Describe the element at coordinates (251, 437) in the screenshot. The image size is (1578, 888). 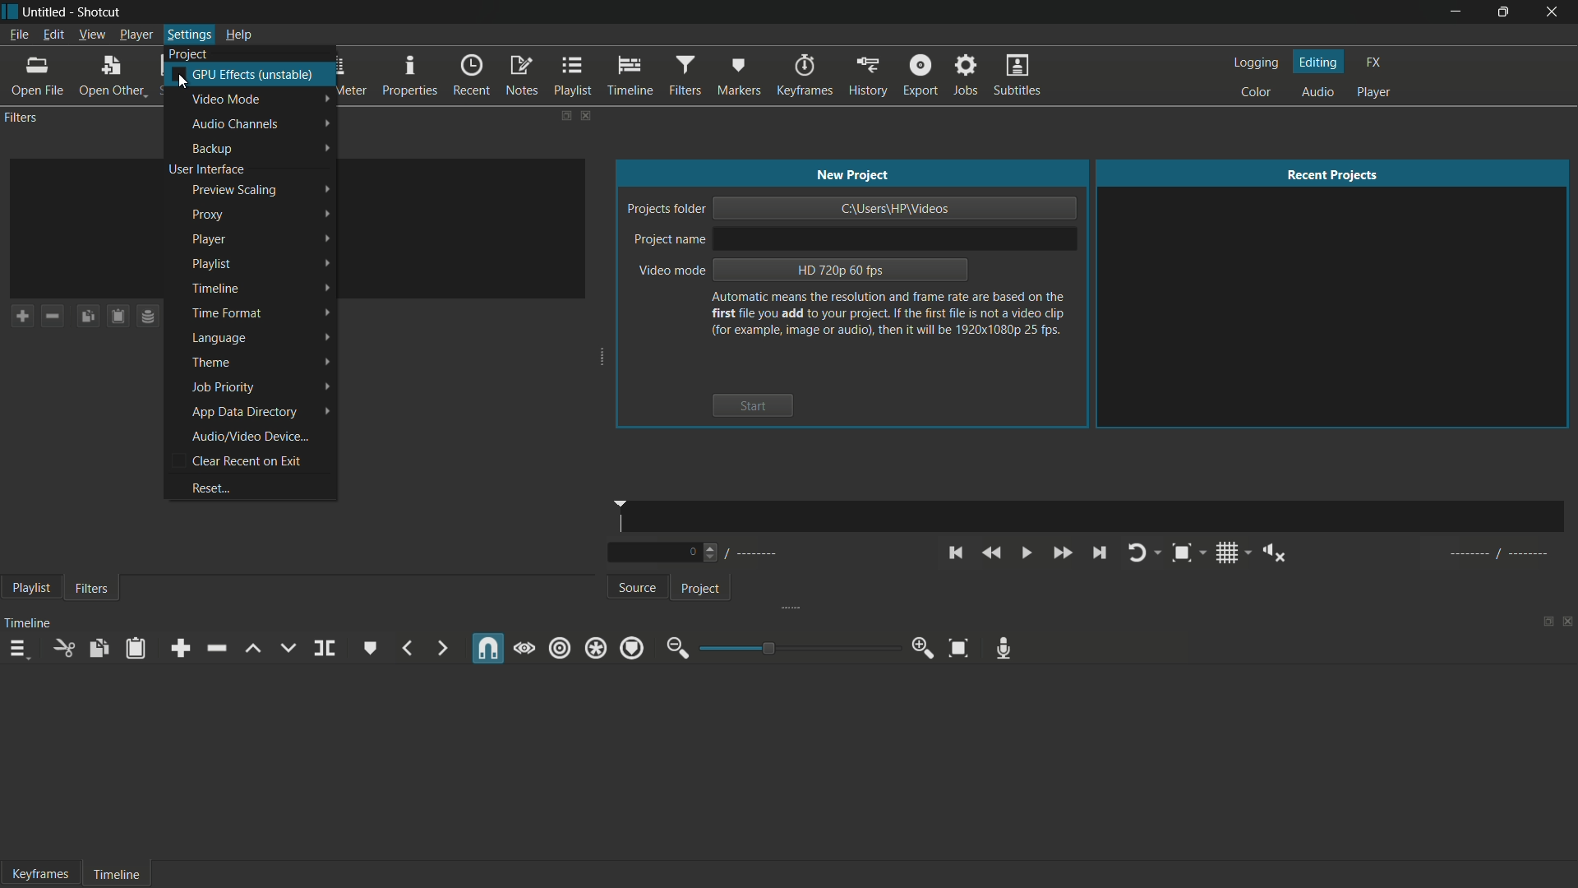
I see `audio or video device` at that location.